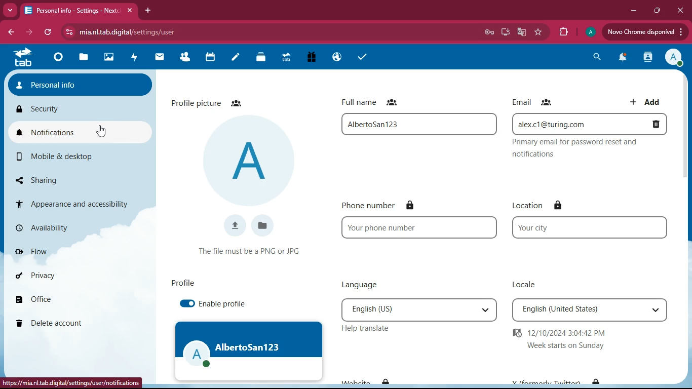  I want to click on appearance, so click(69, 202).